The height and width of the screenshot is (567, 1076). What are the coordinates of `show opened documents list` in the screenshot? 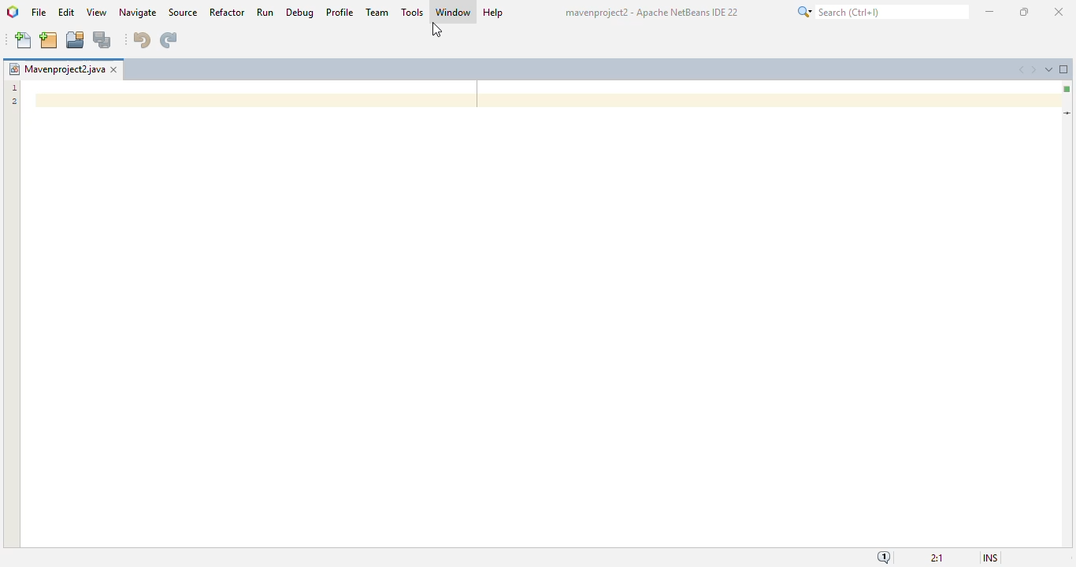 It's located at (1049, 69).